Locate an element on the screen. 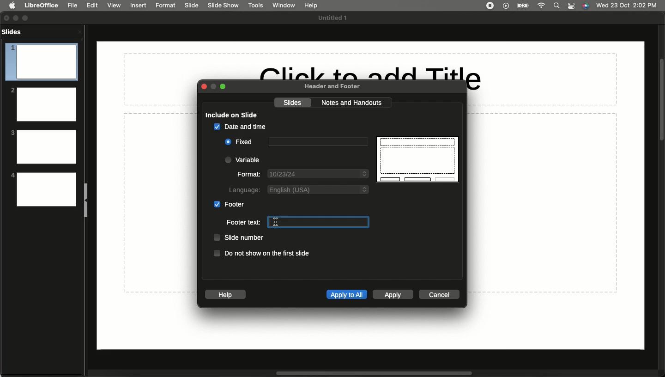  Video player is located at coordinates (505, 6).